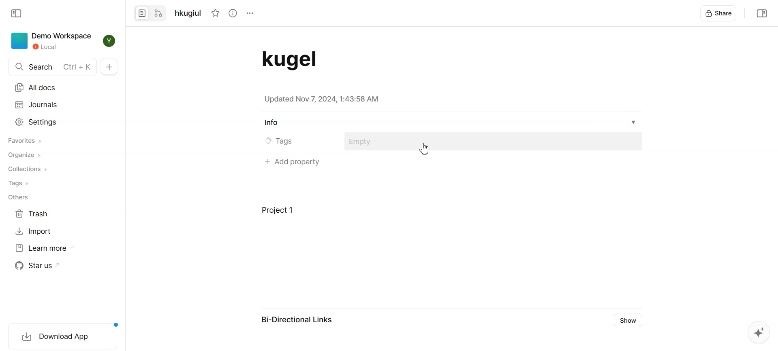 Image resolution: width=778 pixels, height=351 pixels. I want to click on Updated Nov 7, 2024, 1:43:58 AM, so click(323, 99).